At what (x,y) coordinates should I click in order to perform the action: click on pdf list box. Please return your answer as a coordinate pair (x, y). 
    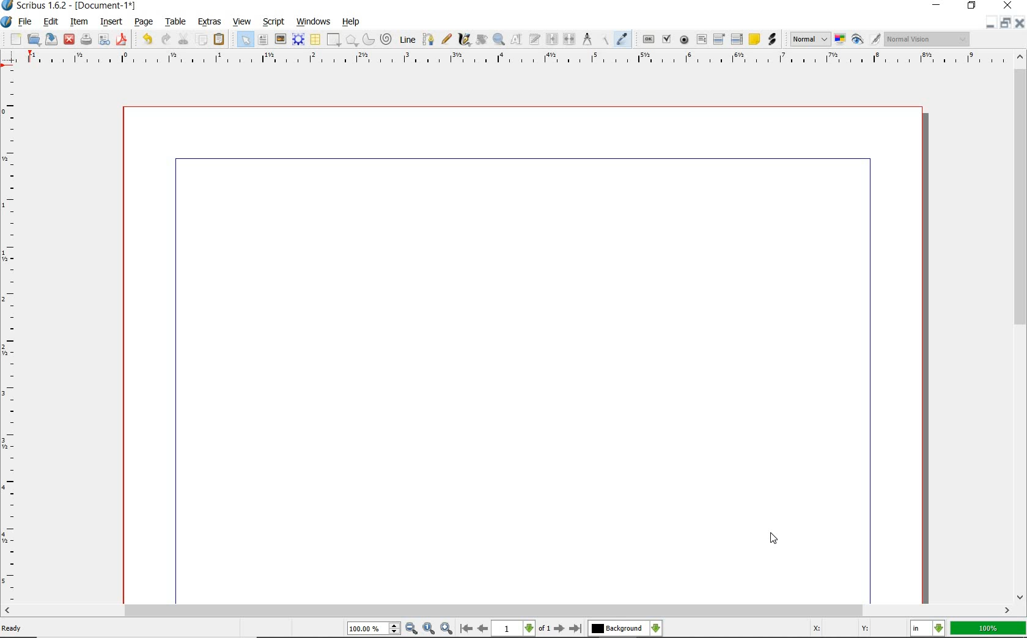
    Looking at the image, I should click on (736, 40).